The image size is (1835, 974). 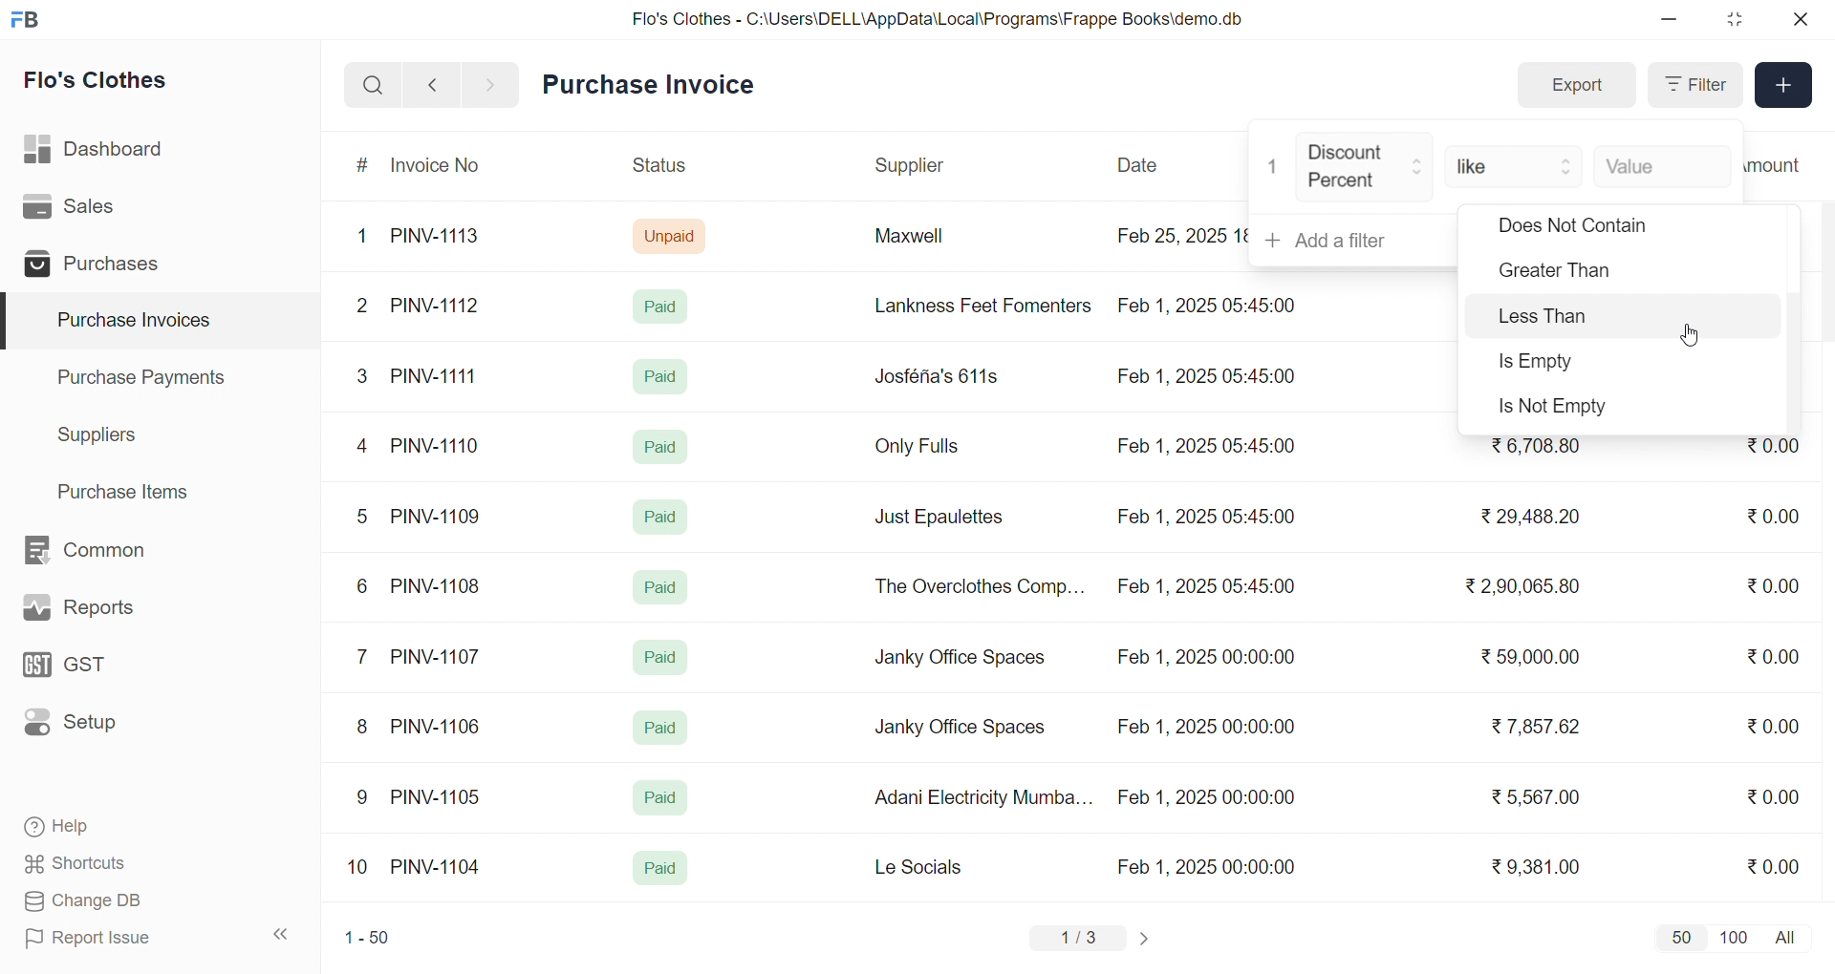 What do you see at coordinates (977, 585) in the screenshot?
I see `The Overclothes Comp...` at bounding box center [977, 585].